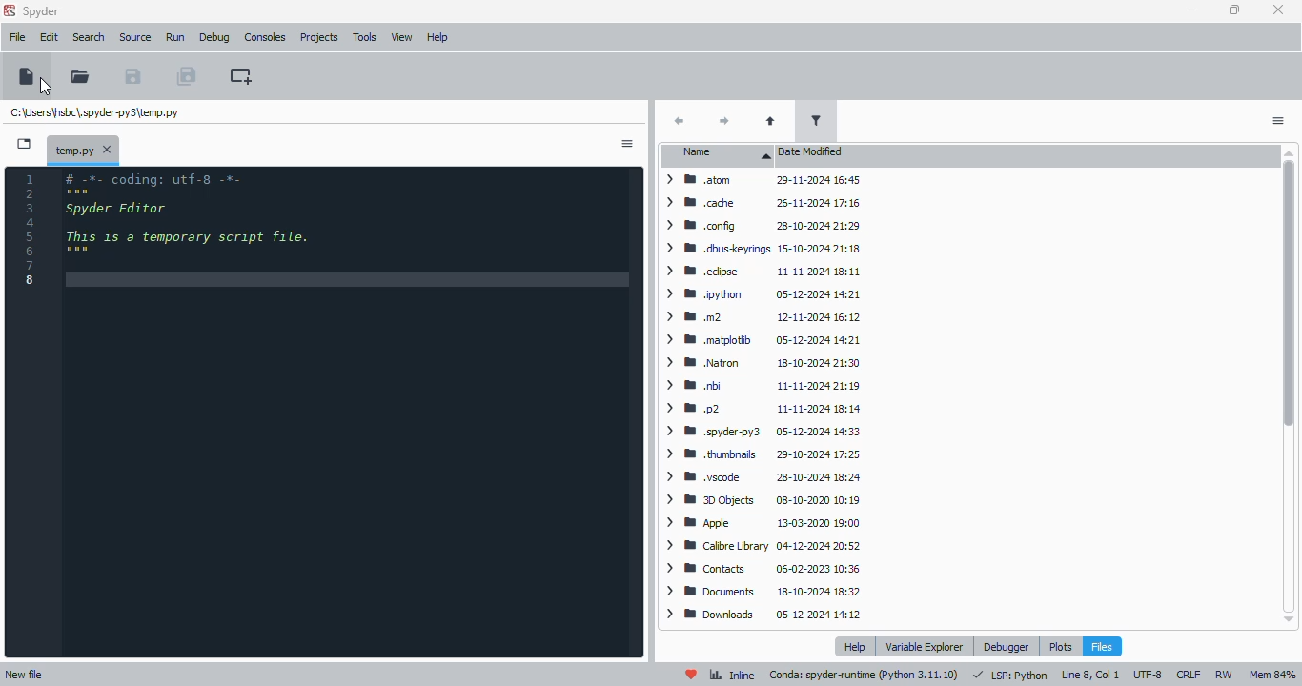  Describe the element at coordinates (758, 569) in the screenshot. I see `> BB Contacts 06-02-2023 10:36` at that location.